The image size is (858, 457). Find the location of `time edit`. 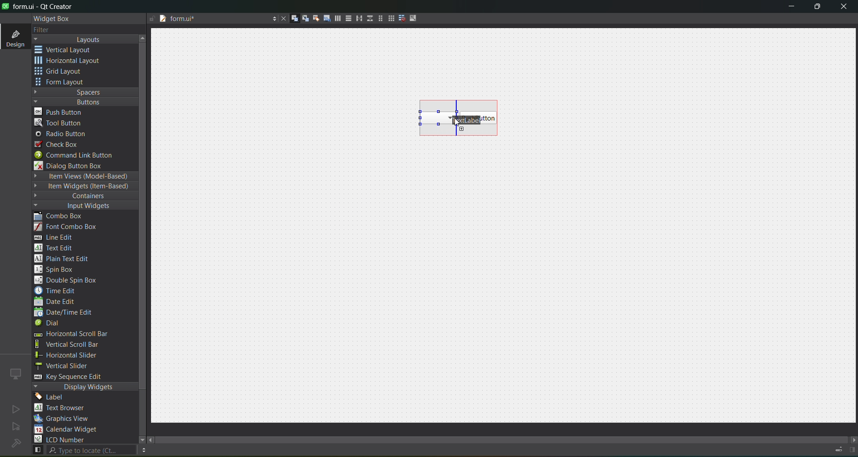

time edit is located at coordinates (58, 291).